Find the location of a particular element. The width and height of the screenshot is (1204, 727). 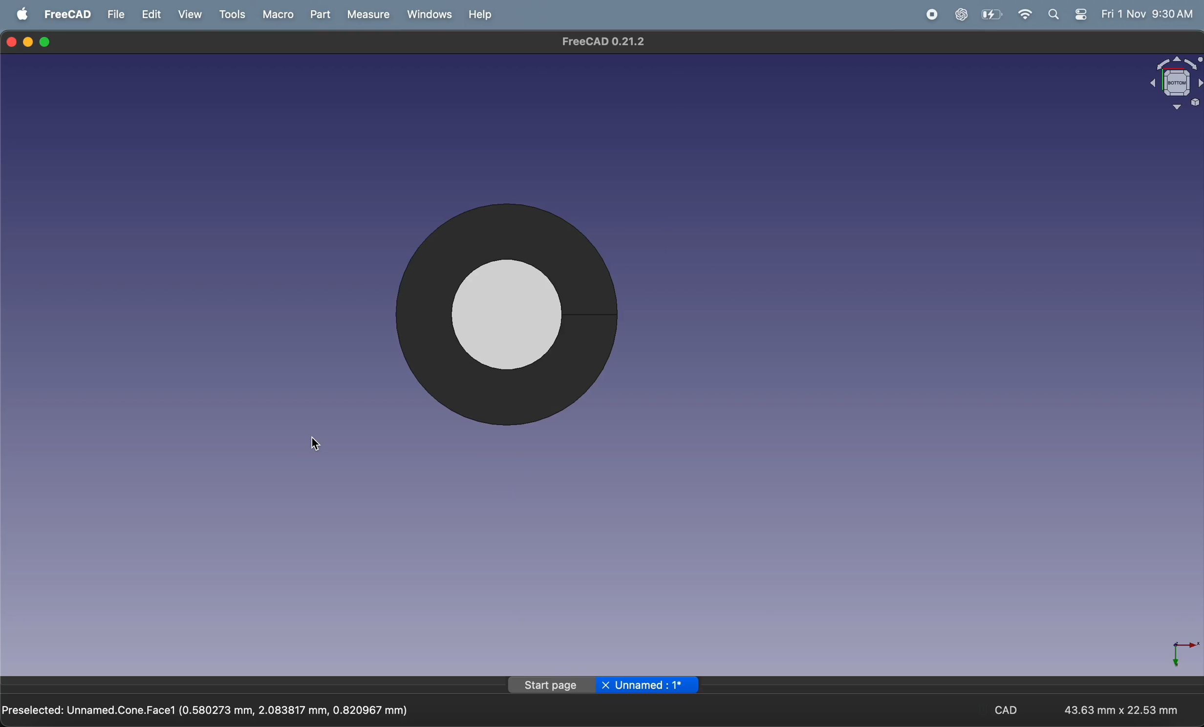

battery is located at coordinates (991, 14).